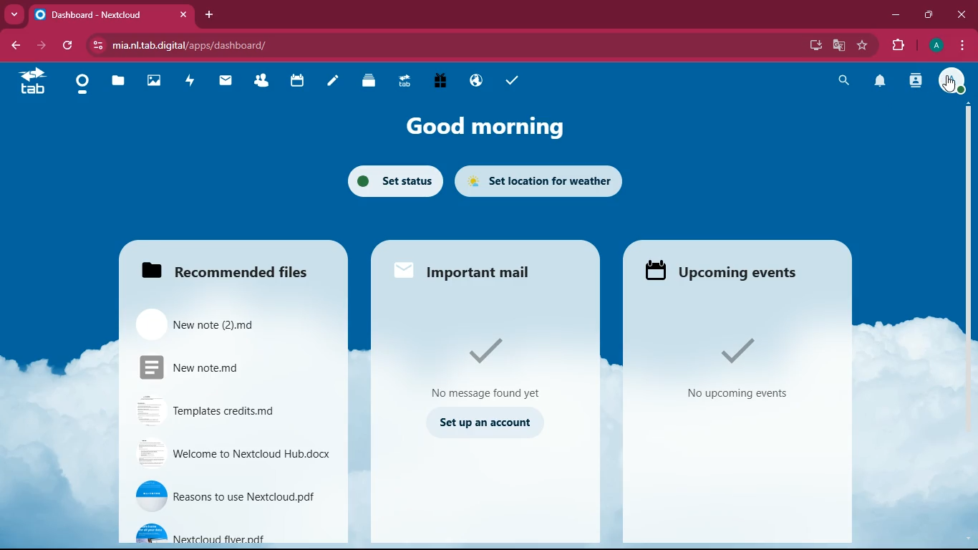 Image resolution: width=978 pixels, height=550 pixels. What do you see at coordinates (39, 46) in the screenshot?
I see `forward` at bounding box center [39, 46].